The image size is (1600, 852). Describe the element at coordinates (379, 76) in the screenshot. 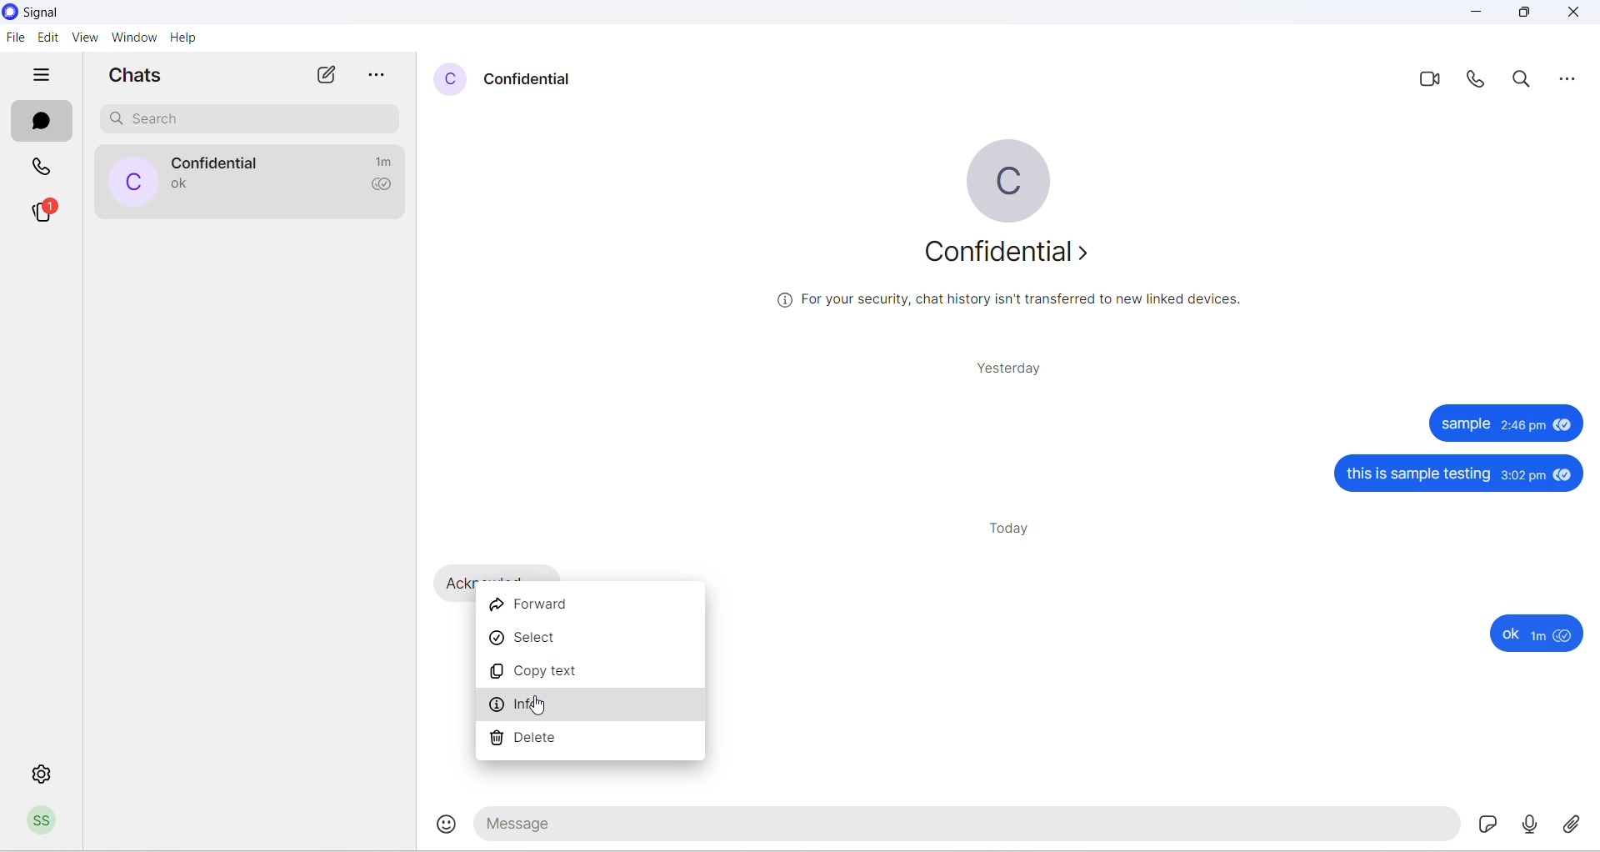

I see `more options` at that location.